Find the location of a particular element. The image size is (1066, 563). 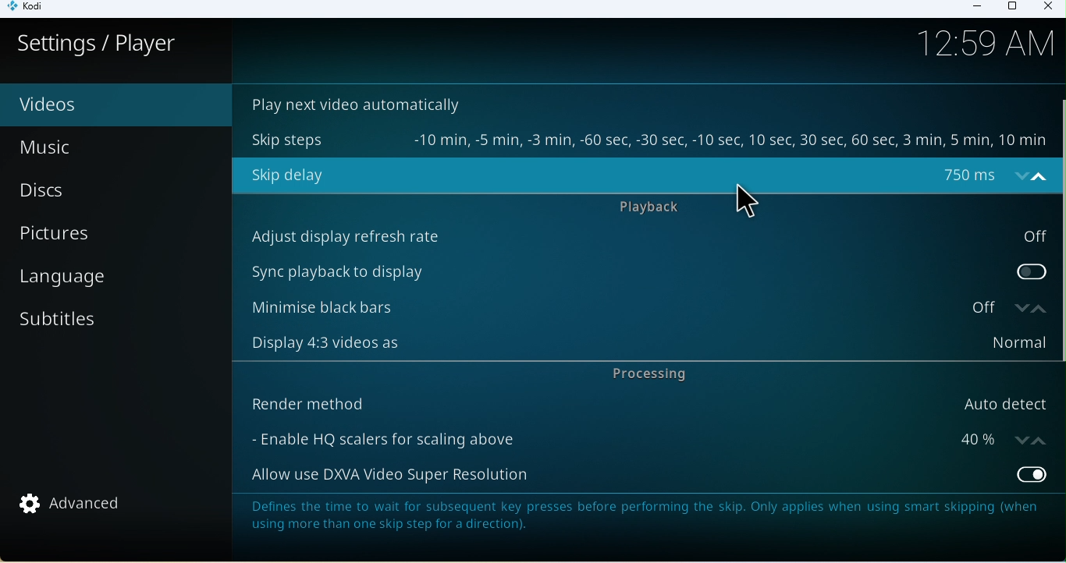

Render method is located at coordinates (645, 402).